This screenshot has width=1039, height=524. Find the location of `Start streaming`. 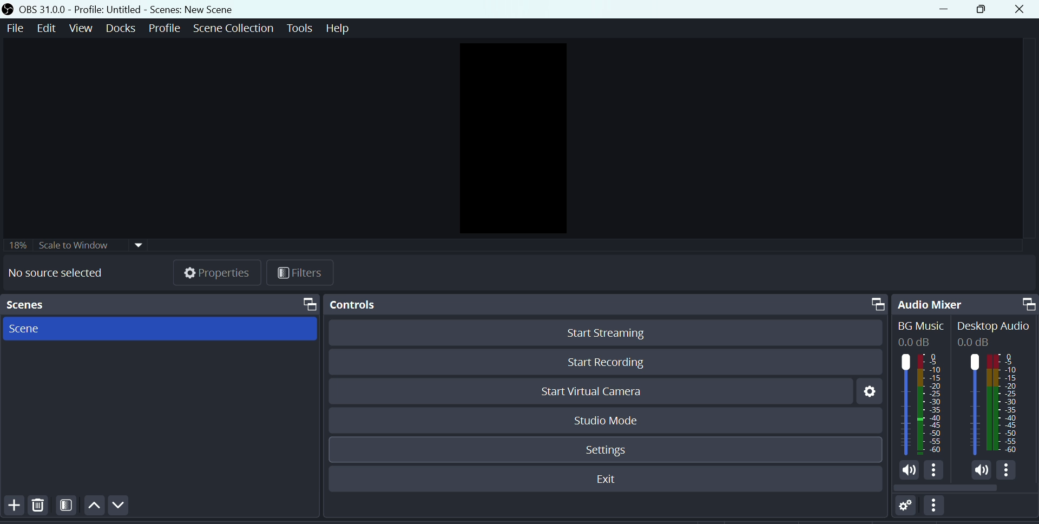

Start streaming is located at coordinates (606, 333).